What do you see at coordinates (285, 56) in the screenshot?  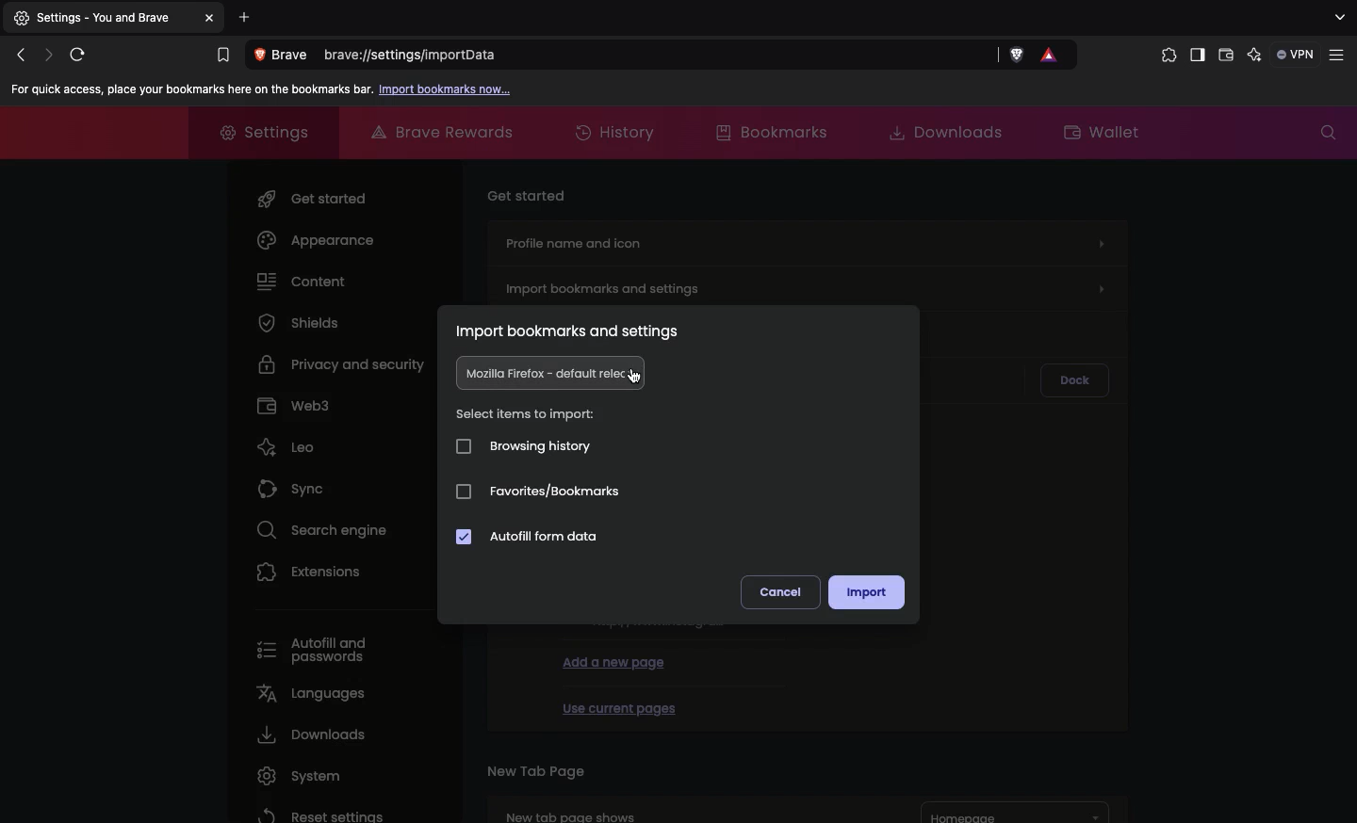 I see `View site information` at bounding box center [285, 56].